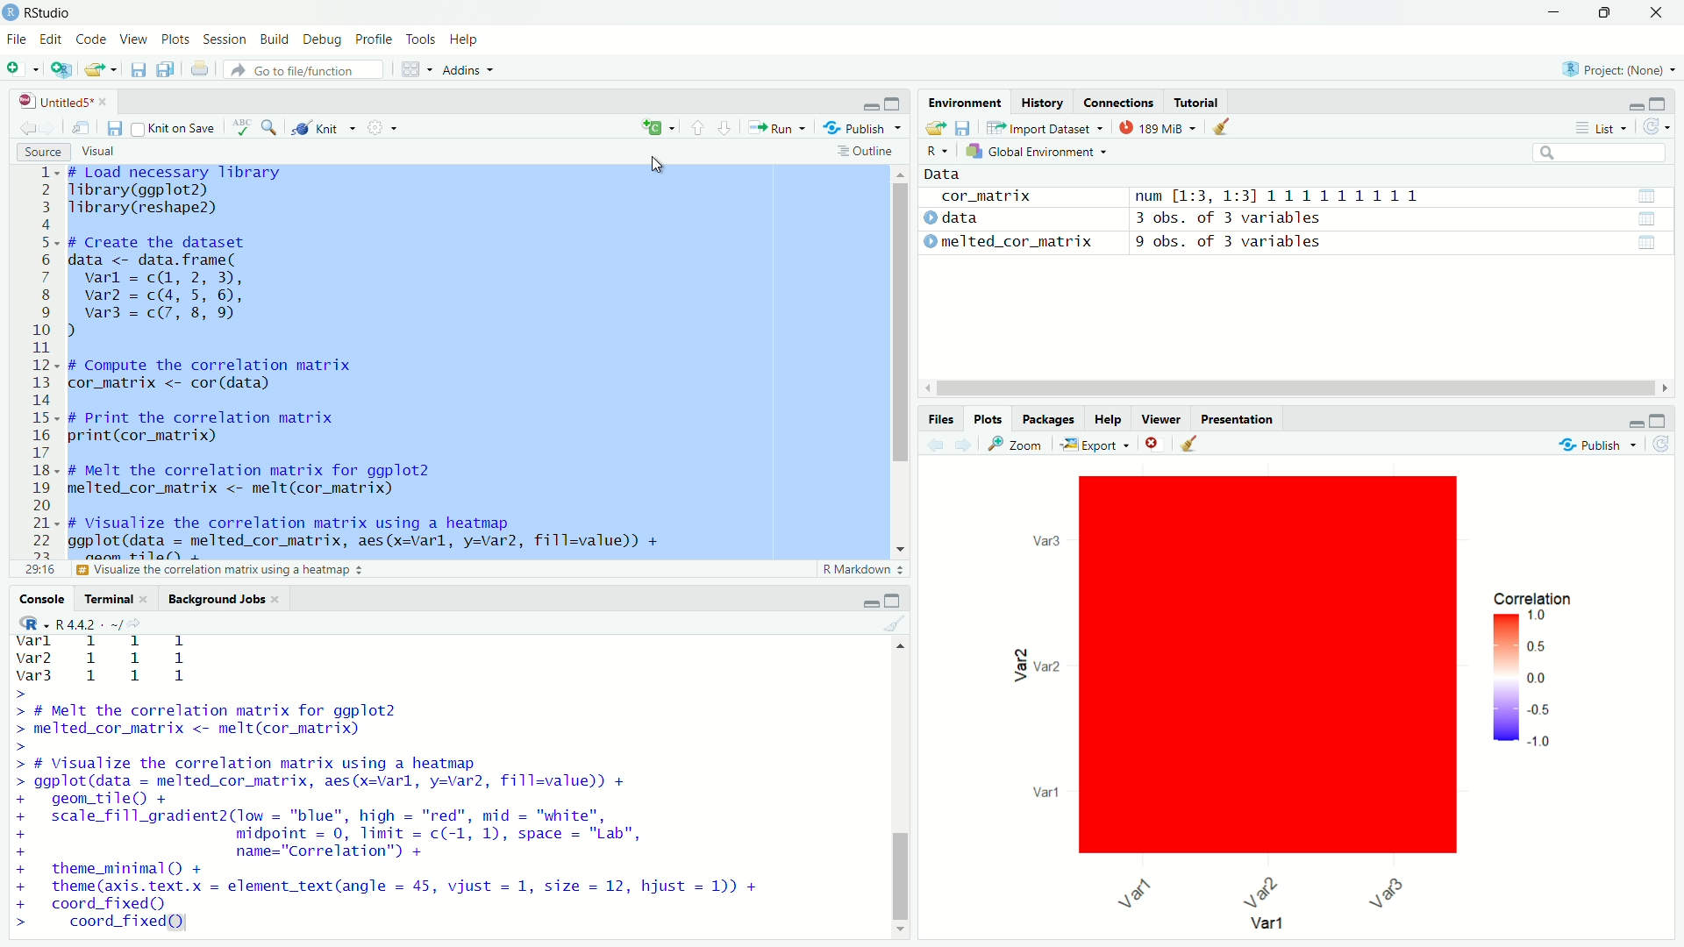 The width and height of the screenshot is (1684, 947). What do you see at coordinates (1019, 445) in the screenshot?
I see `zoom` at bounding box center [1019, 445].